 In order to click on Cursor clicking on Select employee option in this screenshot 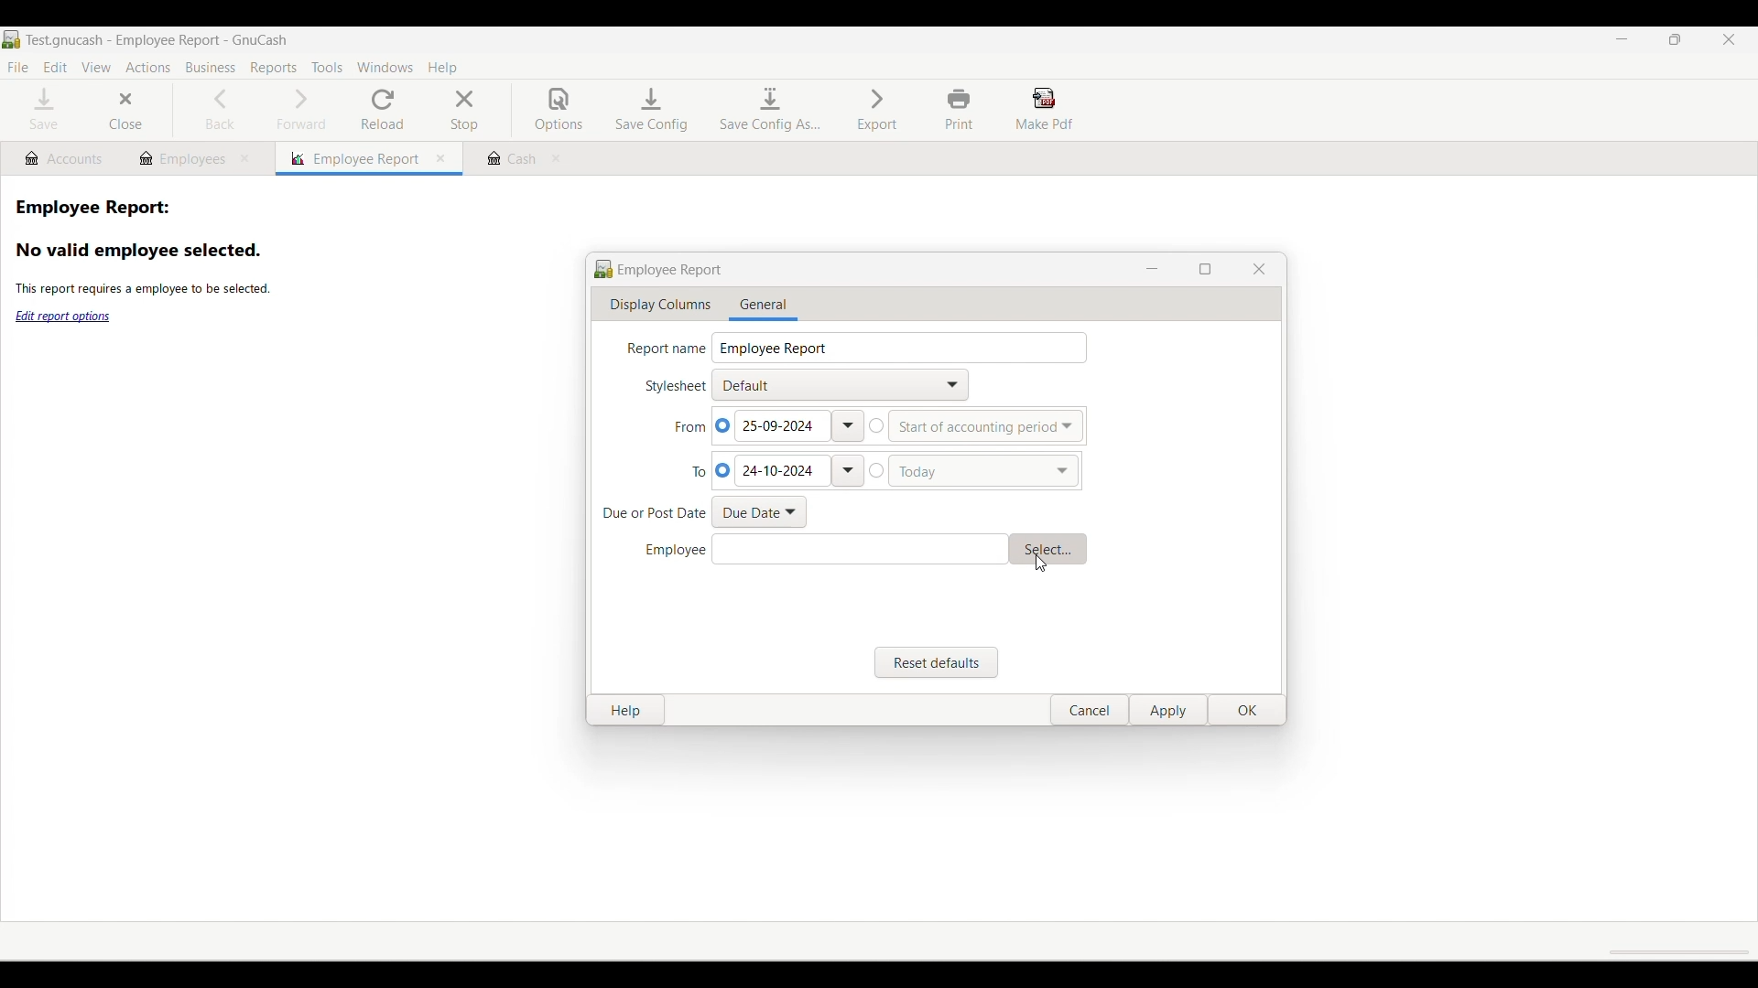, I will do `click(1040, 564)`.